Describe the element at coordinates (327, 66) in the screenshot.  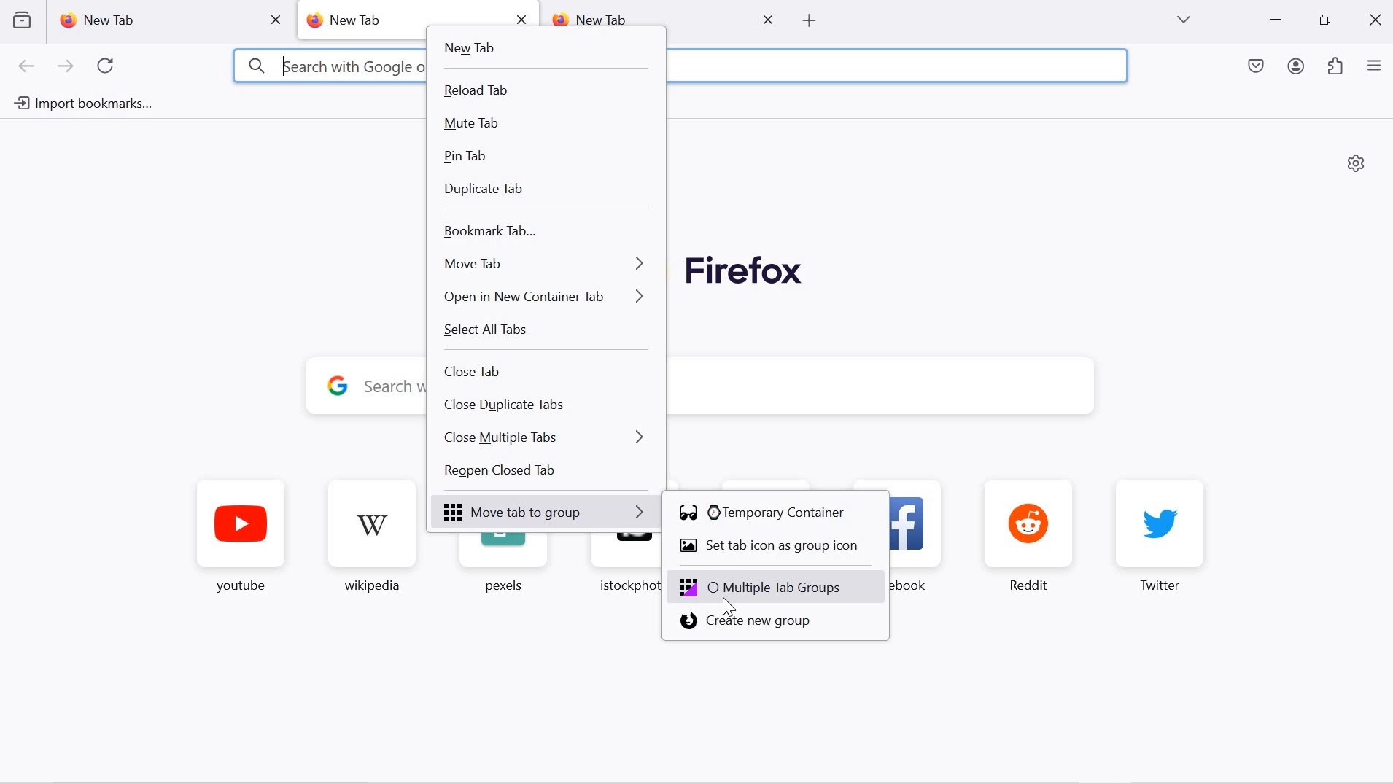
I see `3 kearch with Google or enter address` at that location.